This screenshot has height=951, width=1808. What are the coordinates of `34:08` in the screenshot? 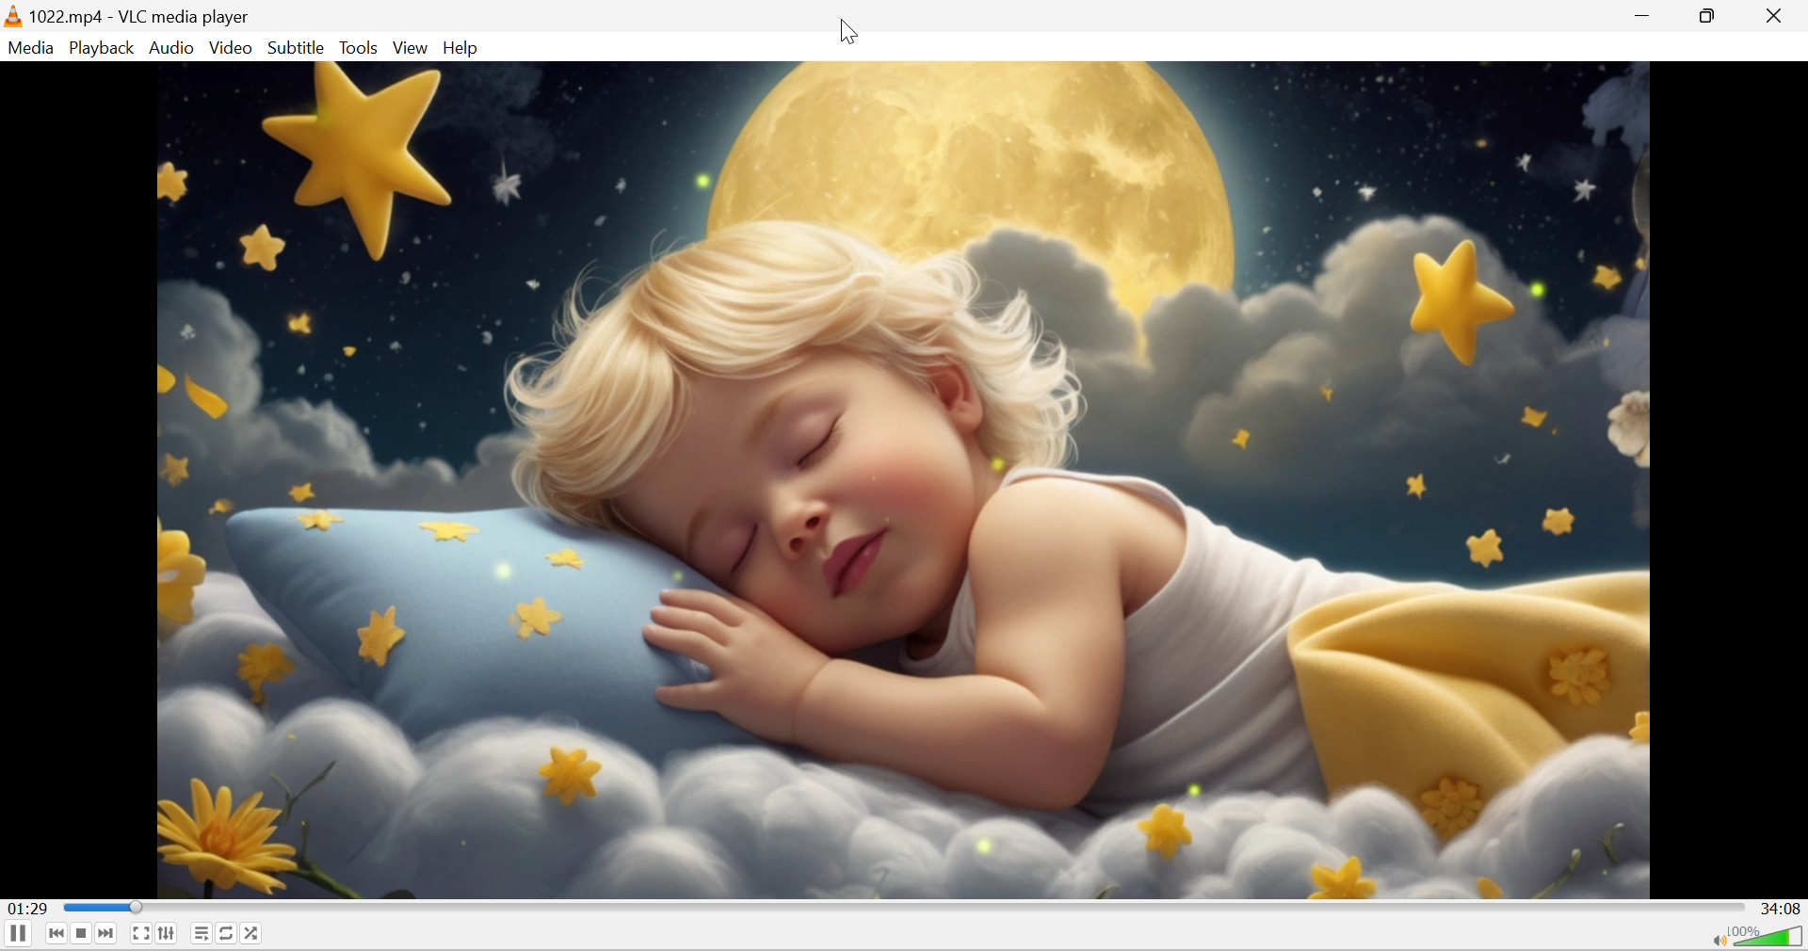 It's located at (1782, 909).